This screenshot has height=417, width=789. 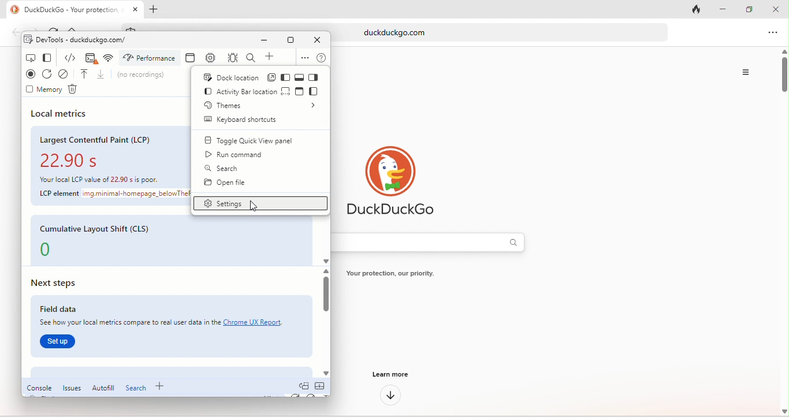 What do you see at coordinates (85, 40) in the screenshot?
I see `dev tools-duckduckgo.com/` at bounding box center [85, 40].